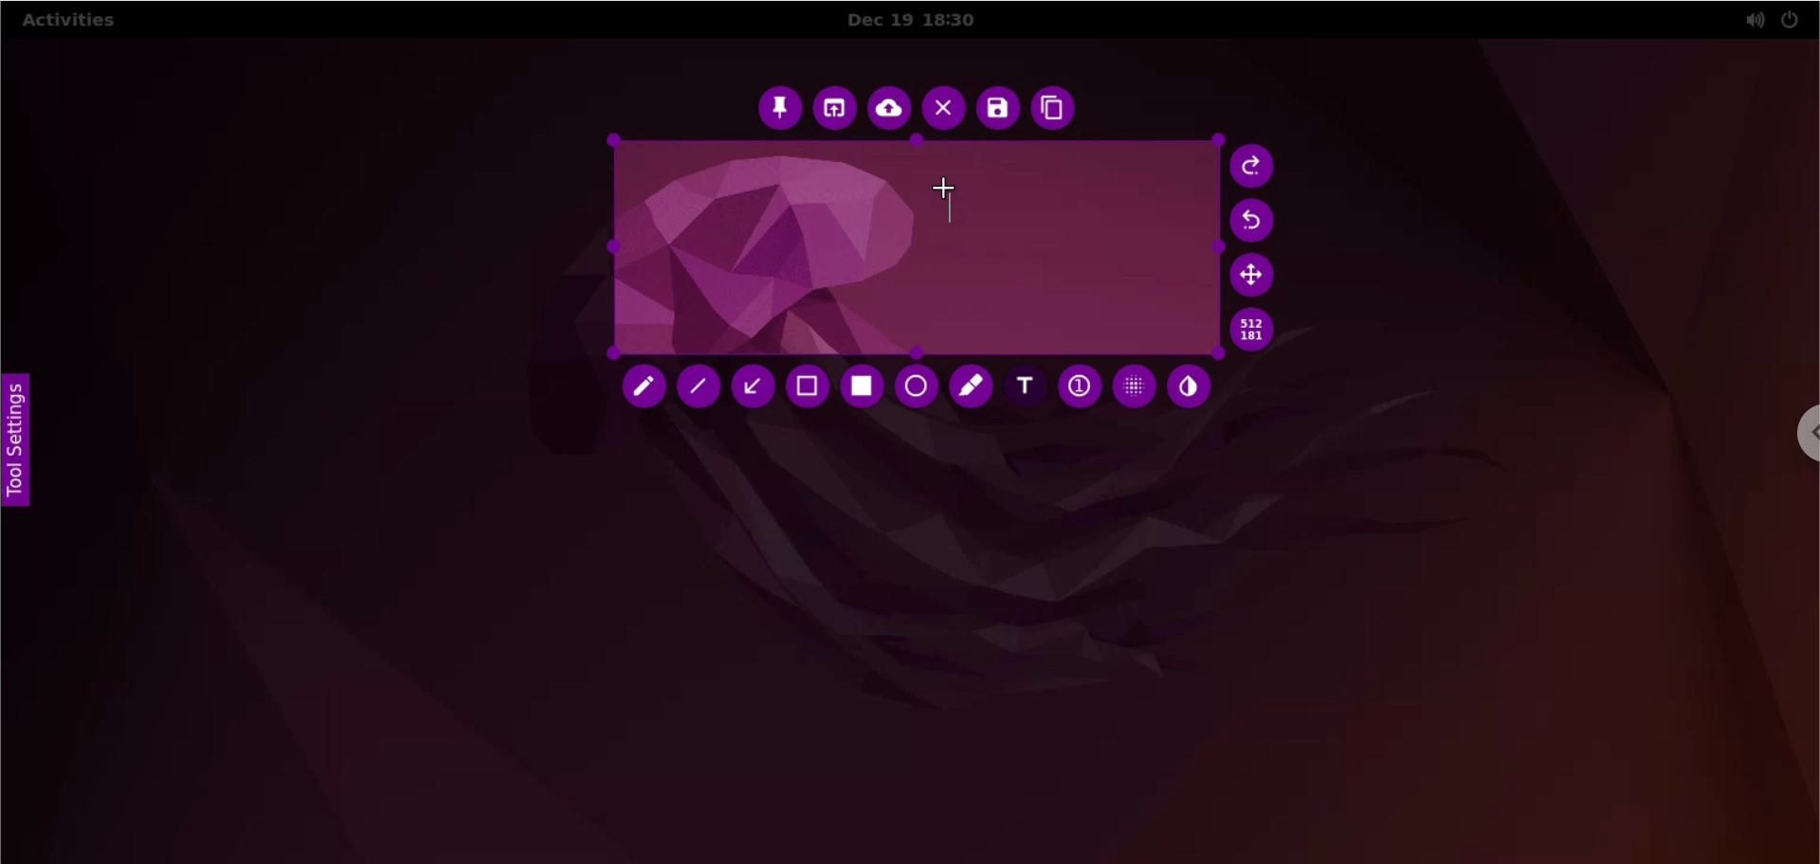 The width and height of the screenshot is (1820, 864). What do you see at coordinates (699, 388) in the screenshot?
I see `line tool` at bounding box center [699, 388].